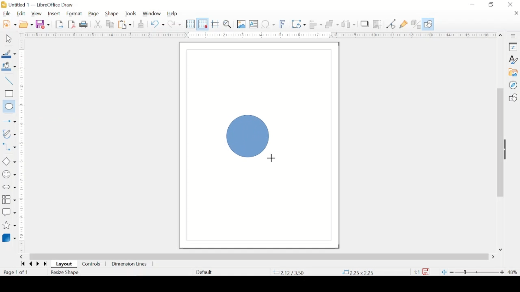 The width and height of the screenshot is (520, 292). I want to click on properties, so click(513, 47).